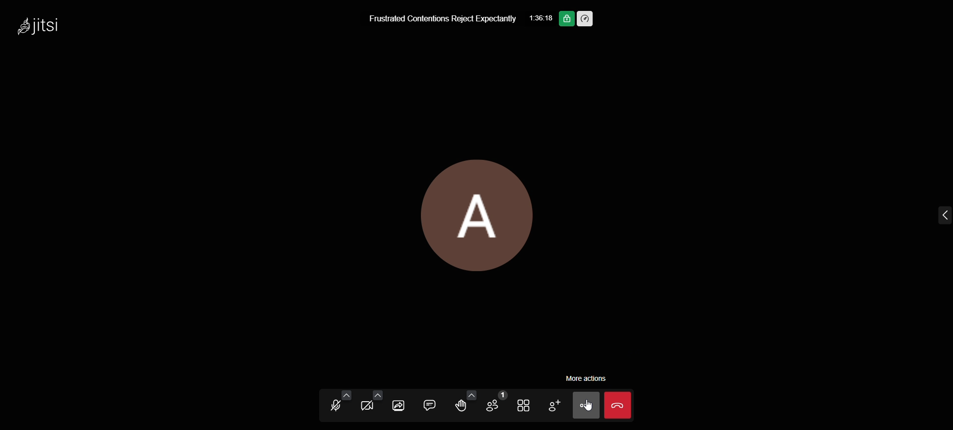  Describe the element at coordinates (565, 18) in the screenshot. I see `end to end encryption on` at that location.